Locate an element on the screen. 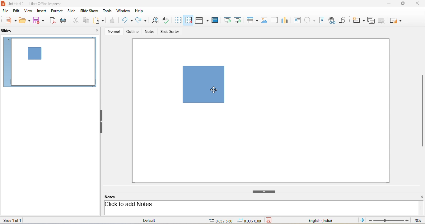 Image resolution: width=425 pixels, height=224 pixels. master slide is located at coordinates (216, 20).